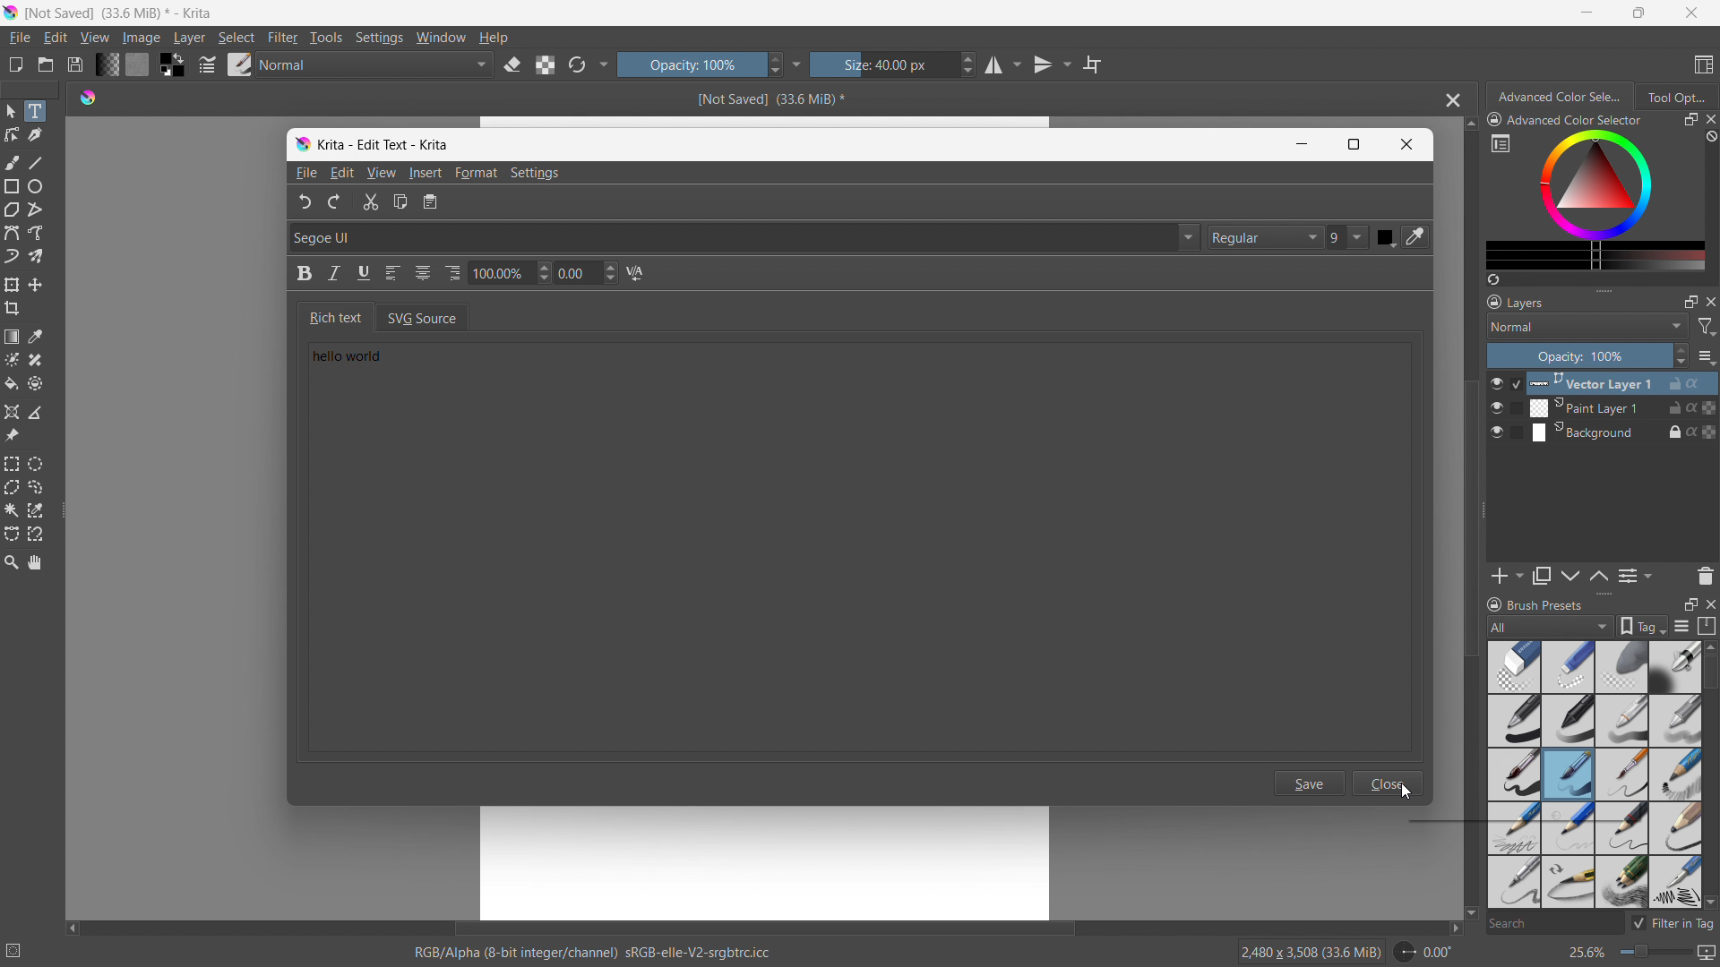 The width and height of the screenshot is (1720, 967). Describe the element at coordinates (11, 561) in the screenshot. I see `zoom tool ` at that location.